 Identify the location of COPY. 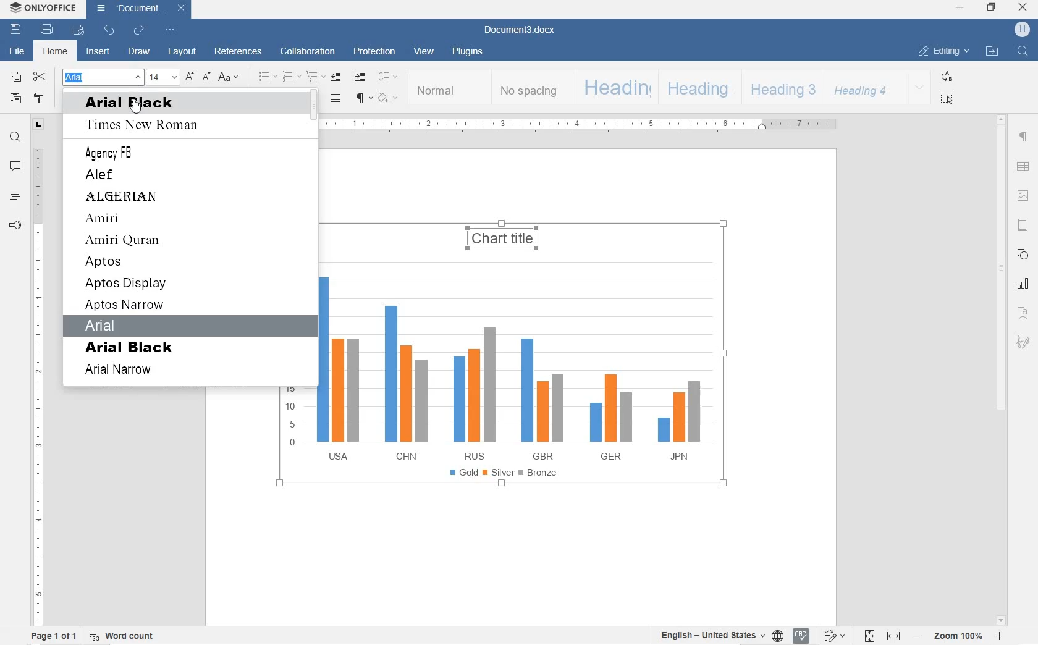
(15, 77).